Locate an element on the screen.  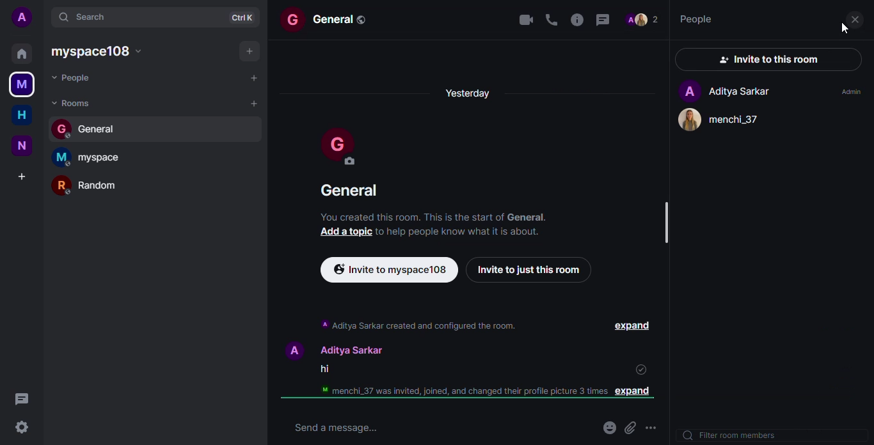
expand is located at coordinates (640, 394).